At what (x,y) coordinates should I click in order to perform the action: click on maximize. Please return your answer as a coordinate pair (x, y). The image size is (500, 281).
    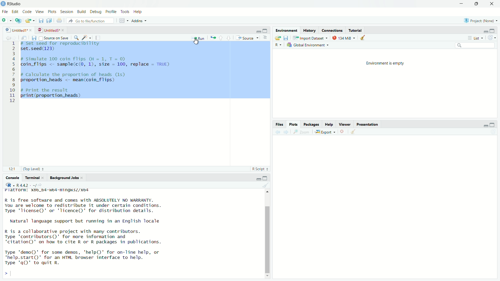
    Looking at the image, I should click on (495, 29).